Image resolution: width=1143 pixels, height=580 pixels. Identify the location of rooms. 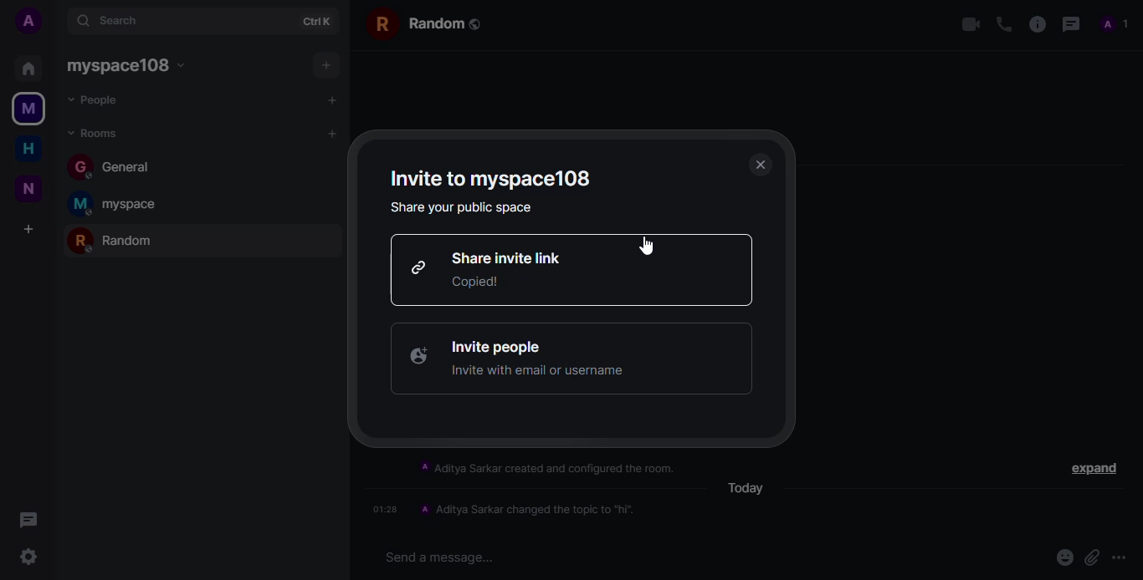
(95, 135).